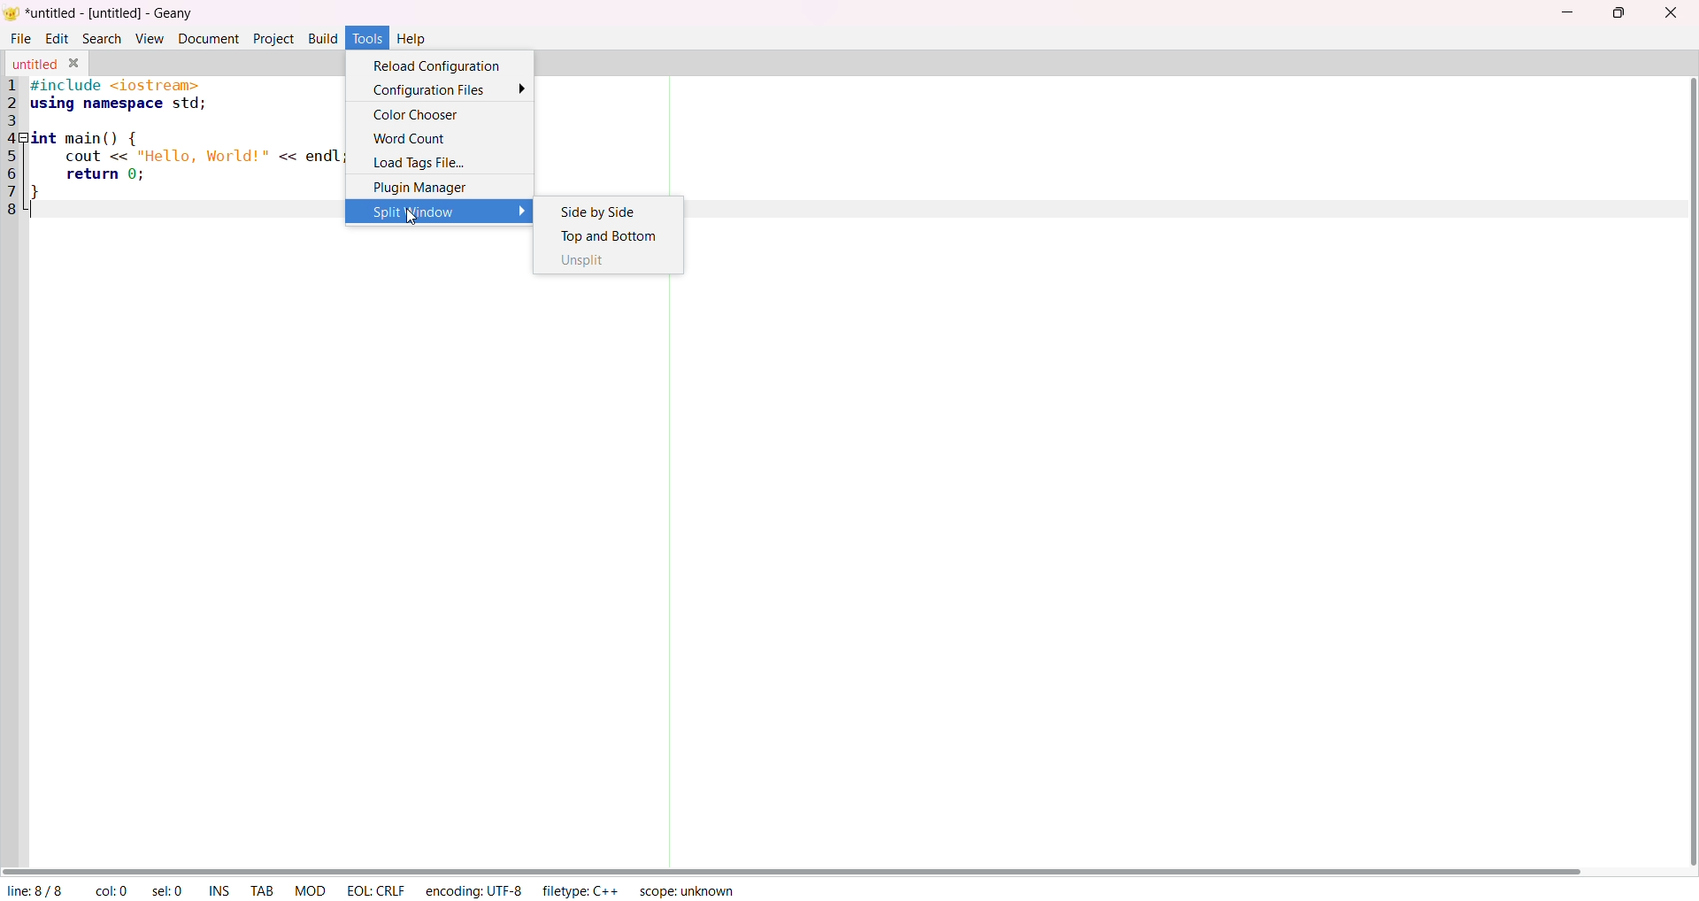 The height and width of the screenshot is (901, 1699). I want to click on Split Window, so click(442, 212).